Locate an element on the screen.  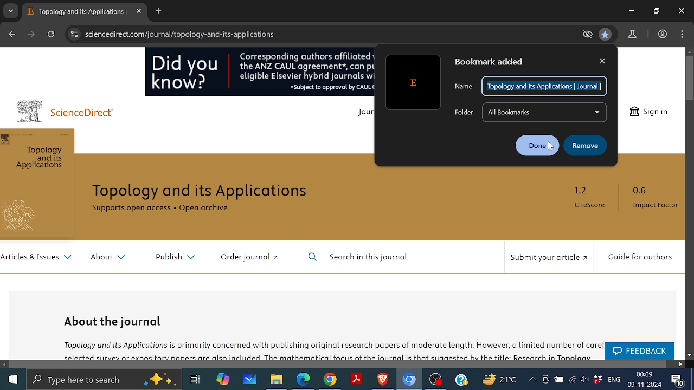
Site information is located at coordinates (73, 34).